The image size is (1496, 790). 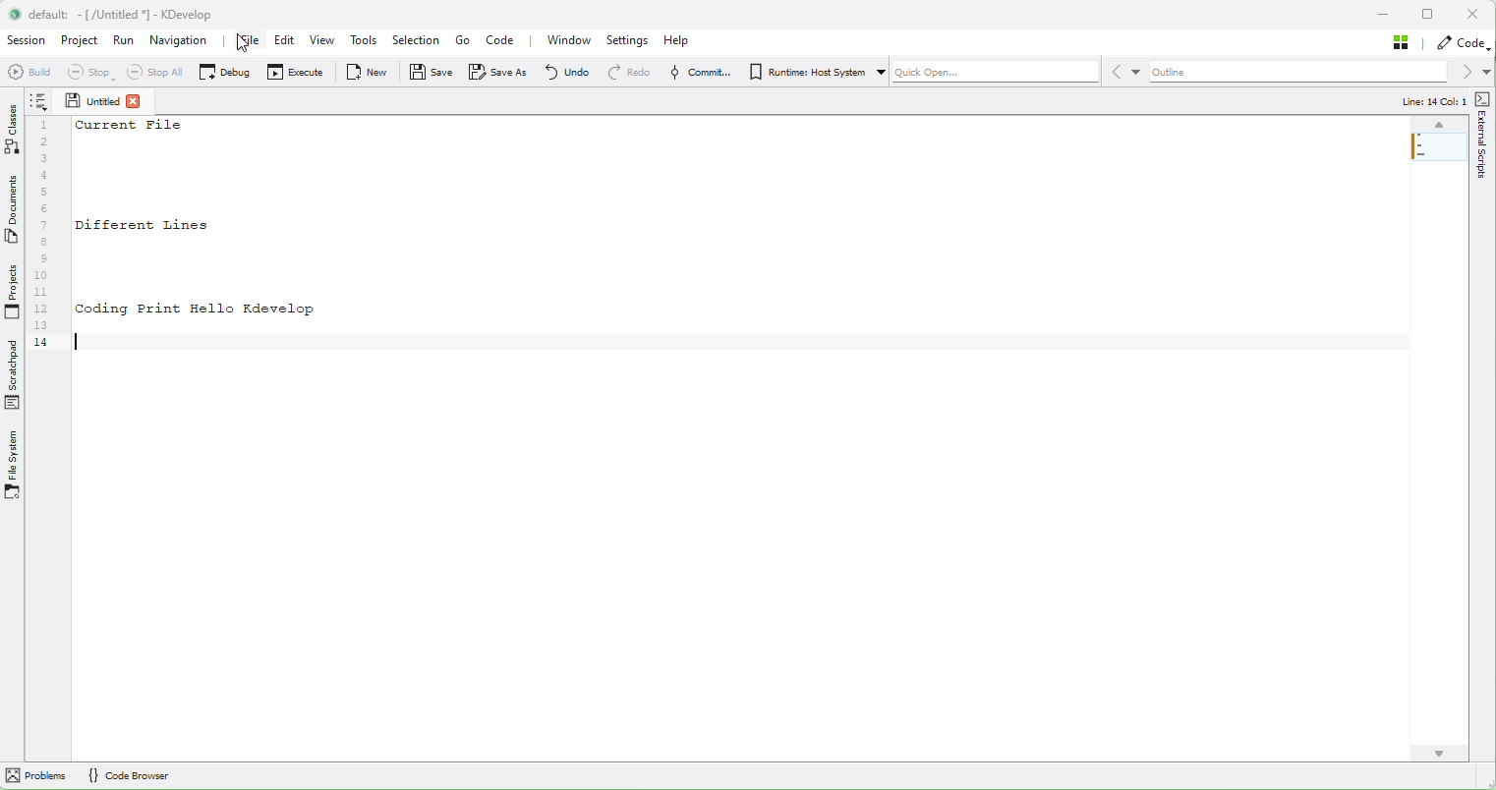 What do you see at coordinates (15, 14) in the screenshot?
I see `logo` at bounding box center [15, 14].